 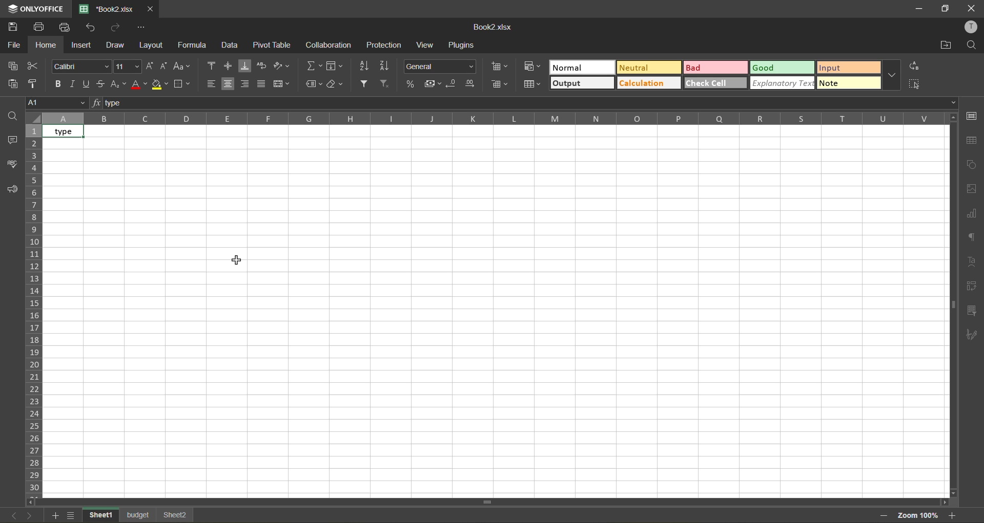 What do you see at coordinates (128, 67) in the screenshot?
I see `font size` at bounding box center [128, 67].